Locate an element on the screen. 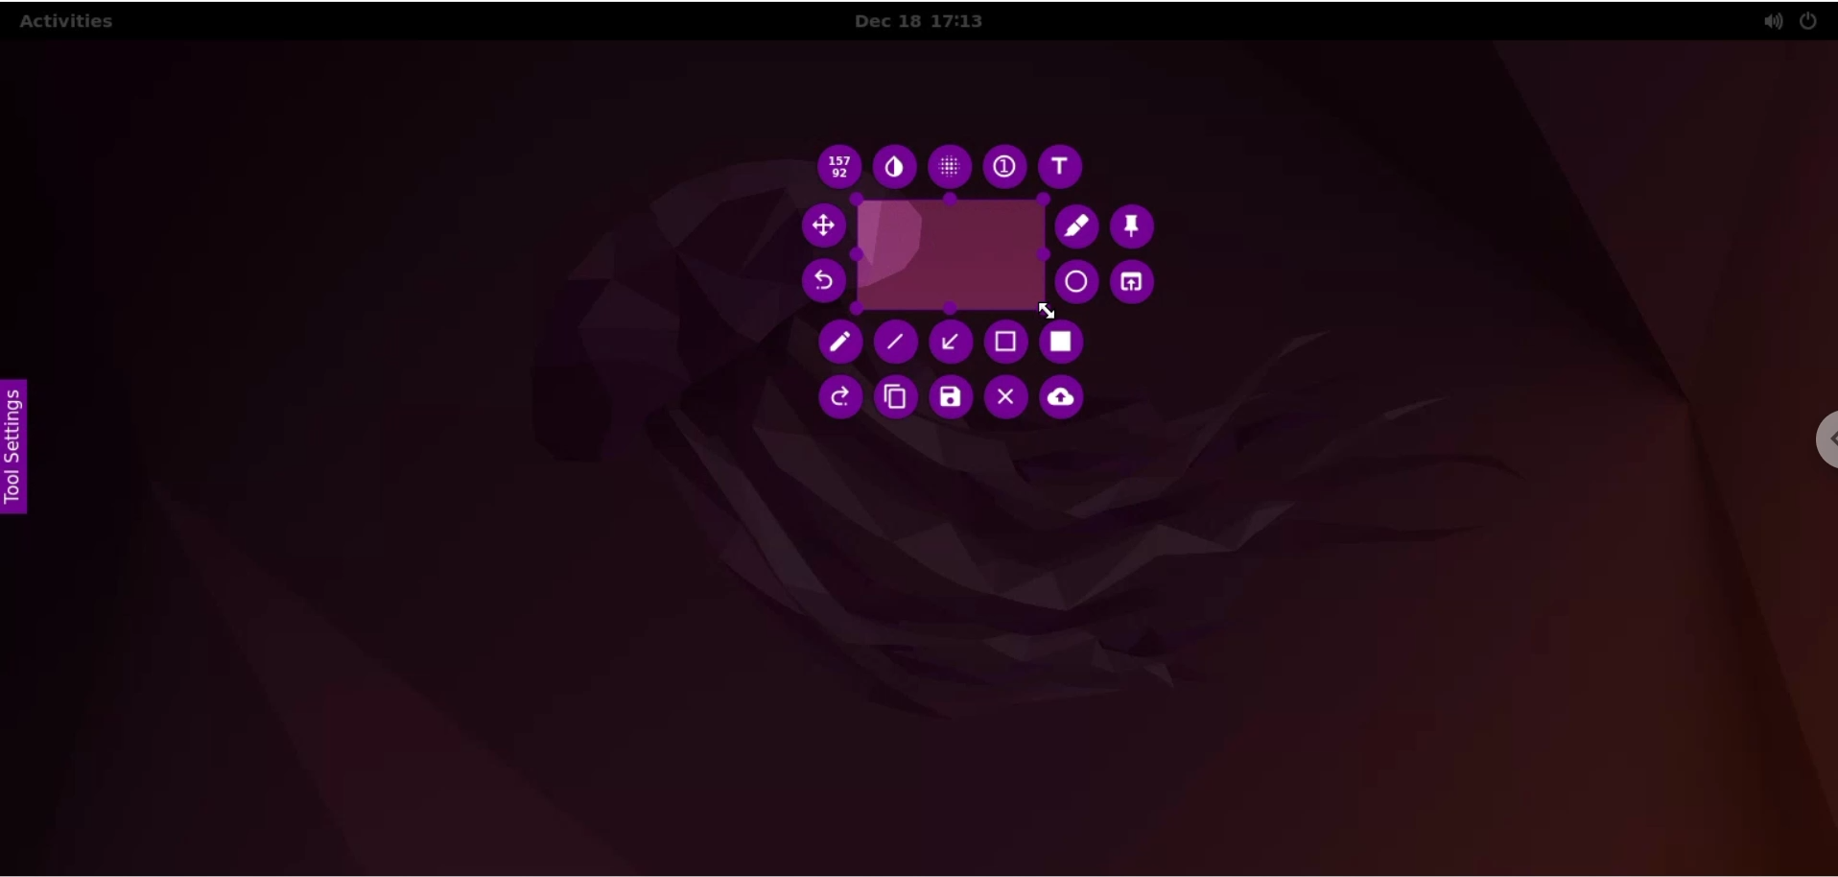  cursor is located at coordinates (1051, 311).